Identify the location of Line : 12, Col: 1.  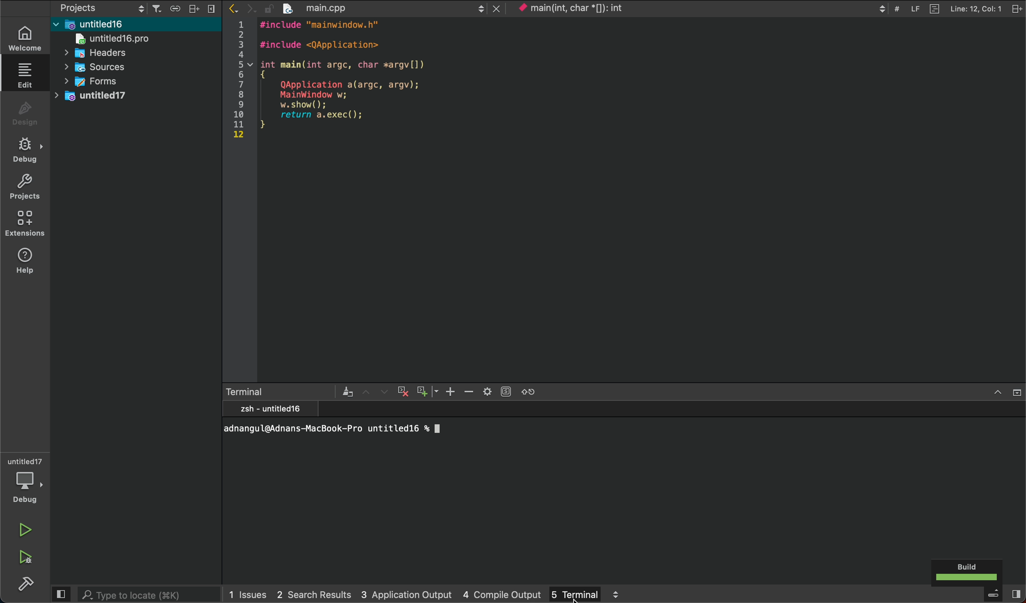
(976, 9).